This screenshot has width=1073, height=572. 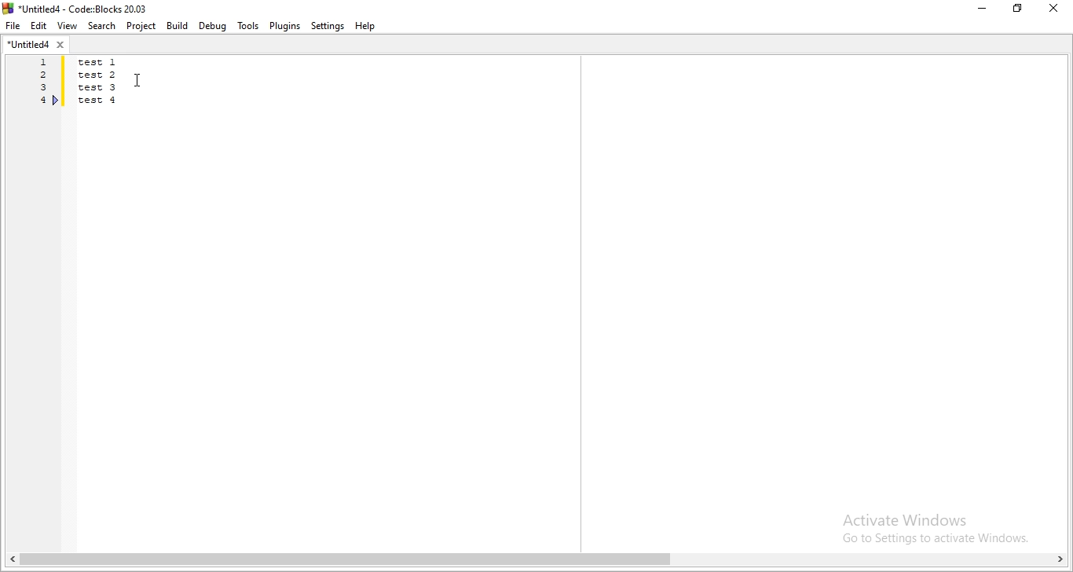 I want to click on Debug , so click(x=214, y=26).